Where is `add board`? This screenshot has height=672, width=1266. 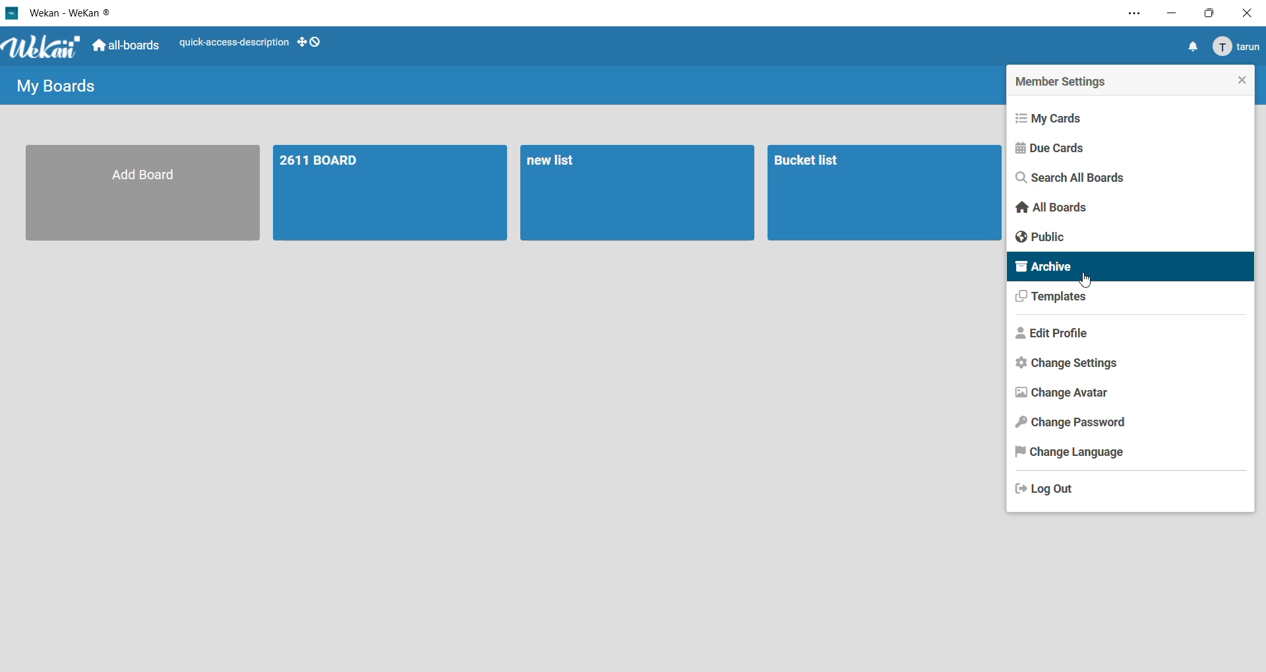
add board is located at coordinates (146, 192).